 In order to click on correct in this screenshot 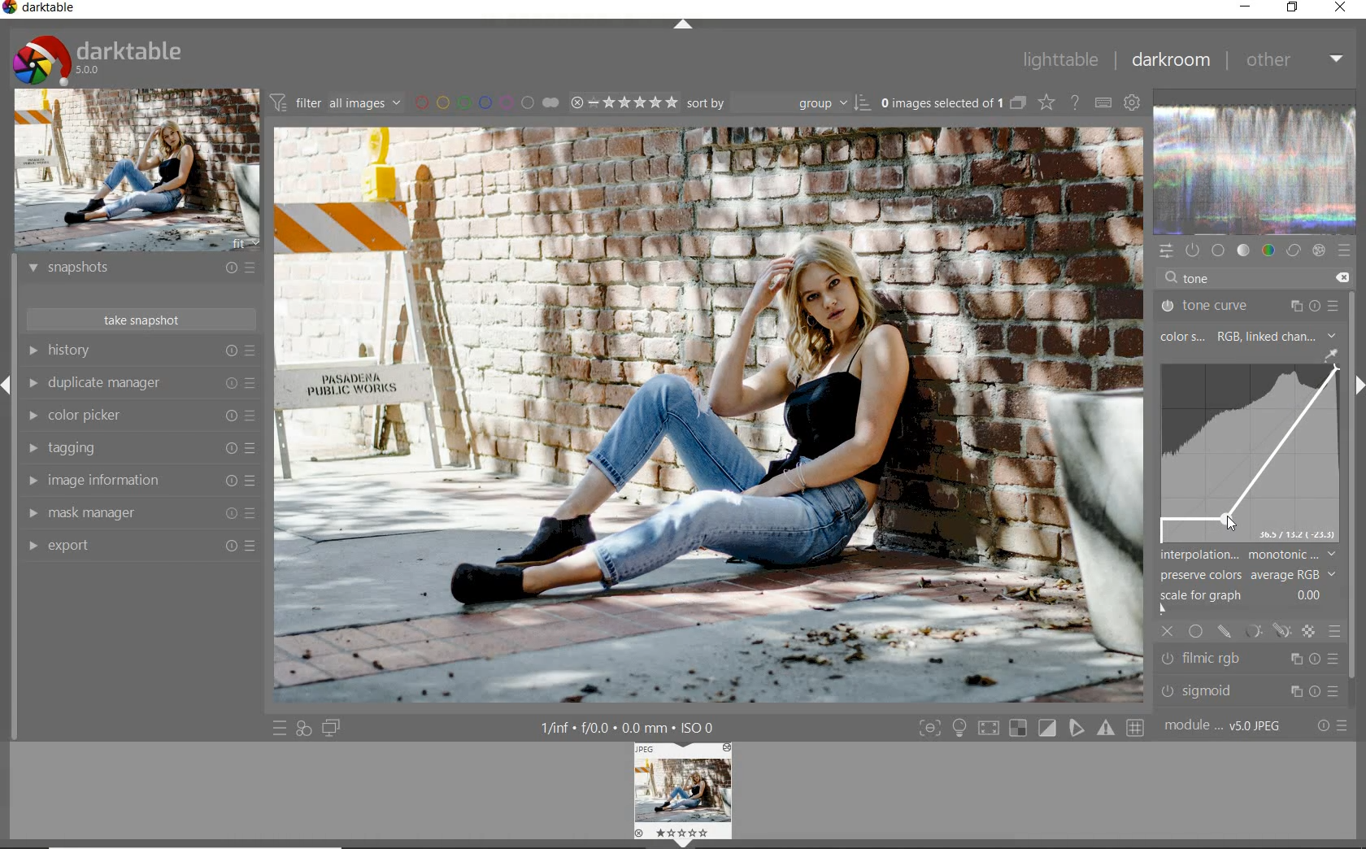, I will do `click(1293, 251)`.